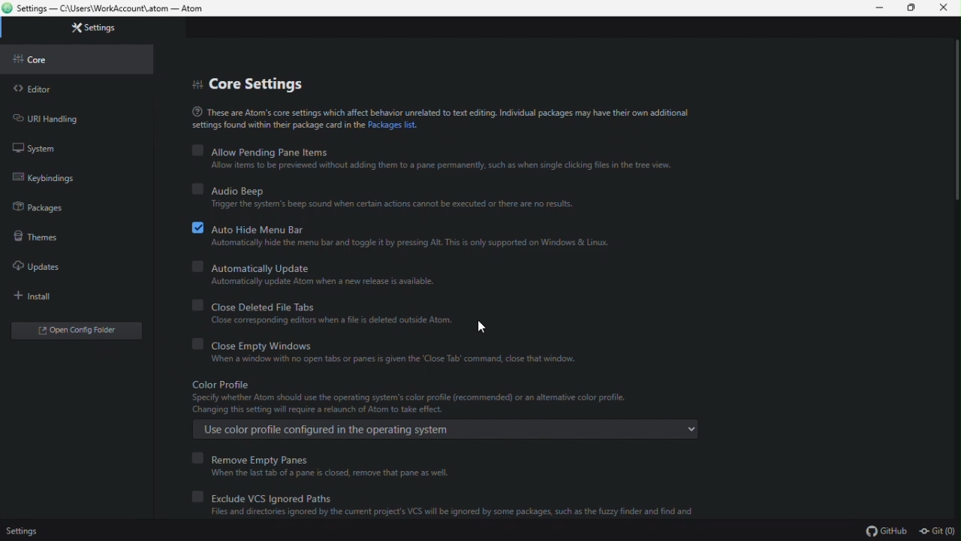  Describe the element at coordinates (477, 324) in the screenshot. I see `cursor` at that location.